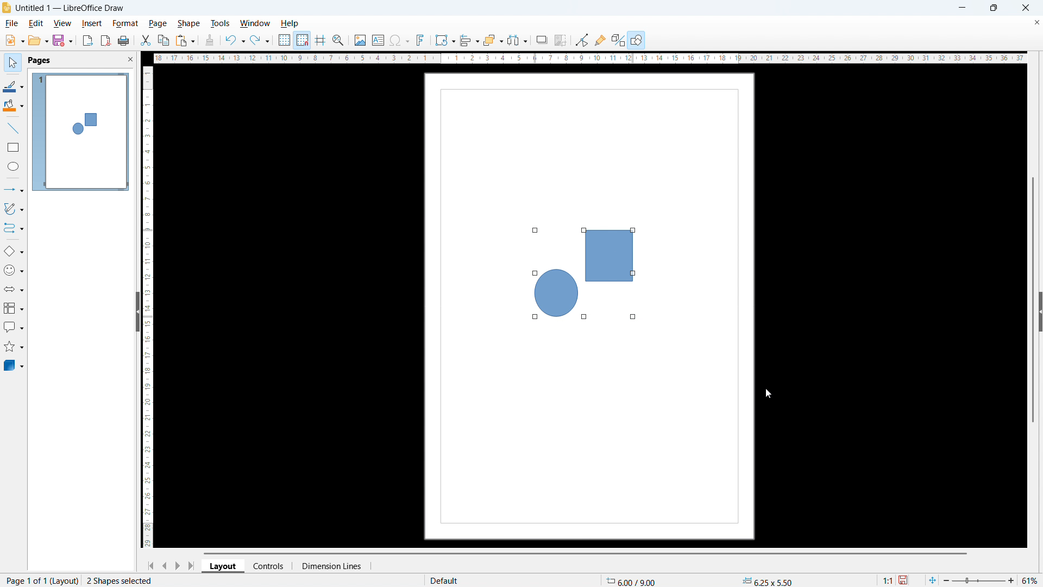 This screenshot has height=587, width=1043. What do you see at coordinates (89, 41) in the screenshot?
I see `export` at bounding box center [89, 41].